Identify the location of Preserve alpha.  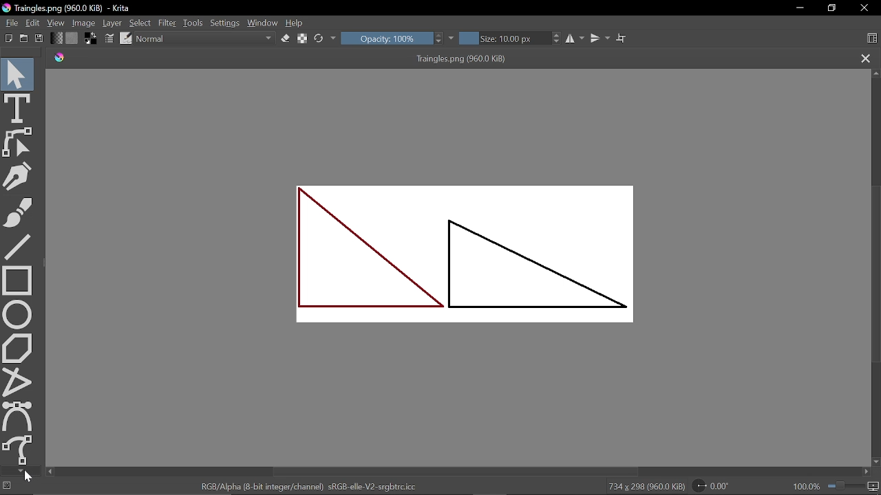
(302, 39).